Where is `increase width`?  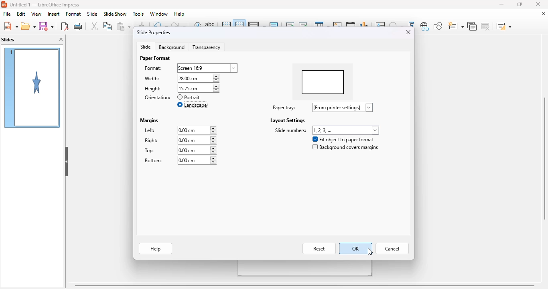
increase width is located at coordinates (216, 76).